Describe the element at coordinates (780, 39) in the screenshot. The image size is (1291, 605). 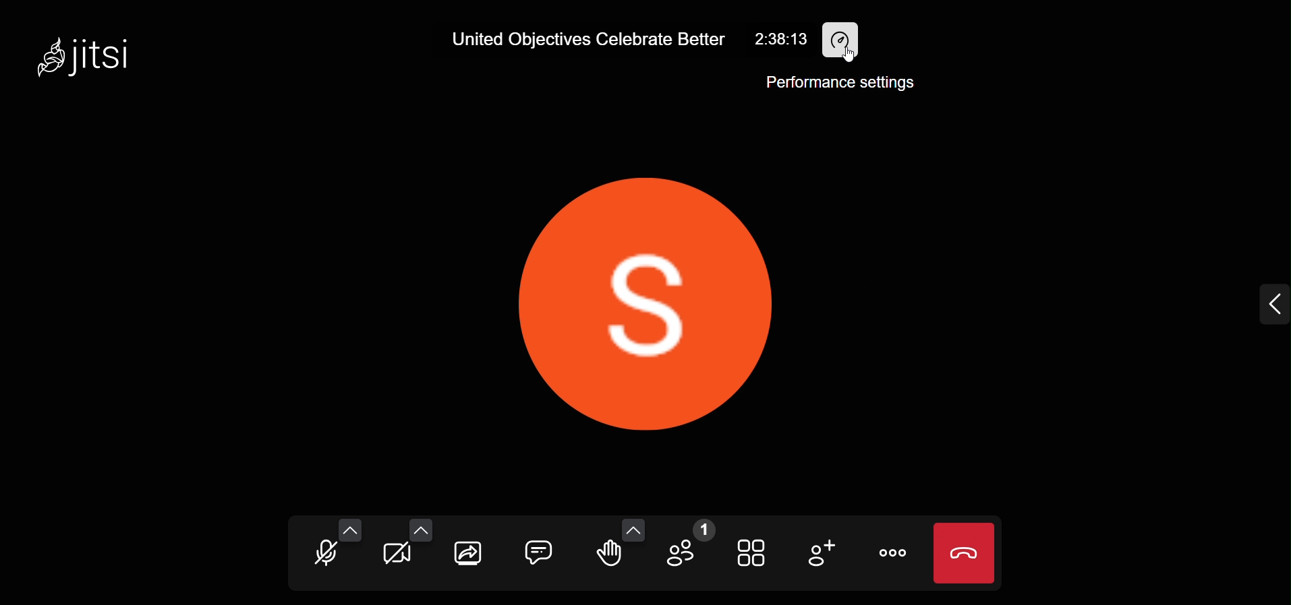
I see `2:38:13` at that location.